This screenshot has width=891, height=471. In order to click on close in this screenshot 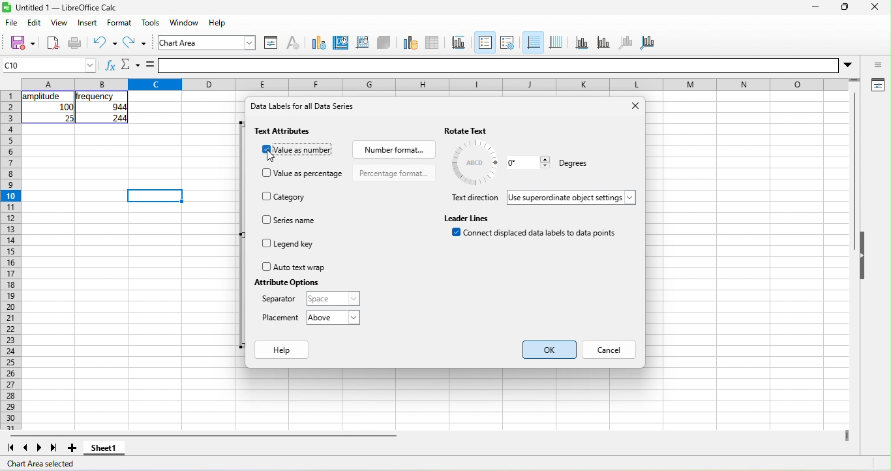, I will do `click(633, 107)`.